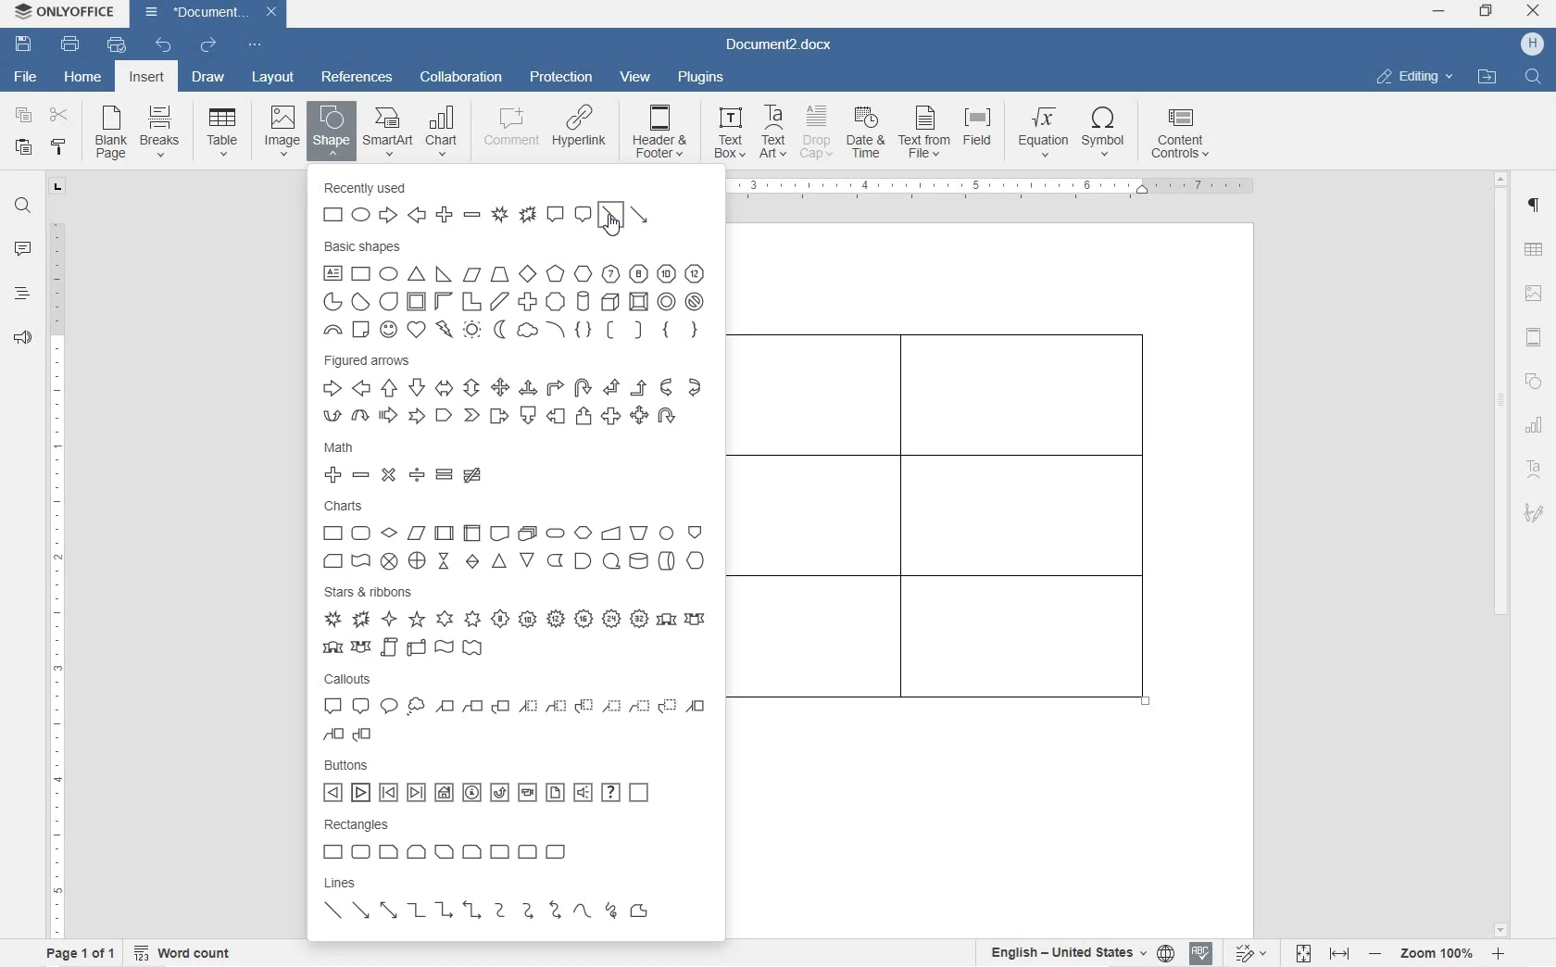  I want to click on customize quick access toolbar, so click(254, 44).